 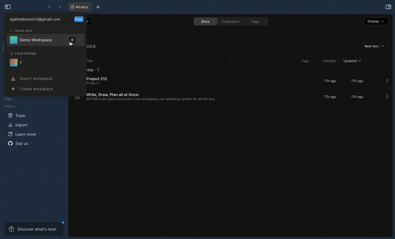 What do you see at coordinates (376, 21) in the screenshot?
I see `Display` at bounding box center [376, 21].